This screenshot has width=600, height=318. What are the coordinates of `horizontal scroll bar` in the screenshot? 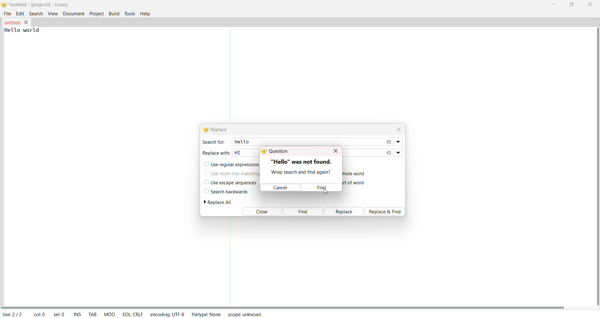 It's located at (284, 307).